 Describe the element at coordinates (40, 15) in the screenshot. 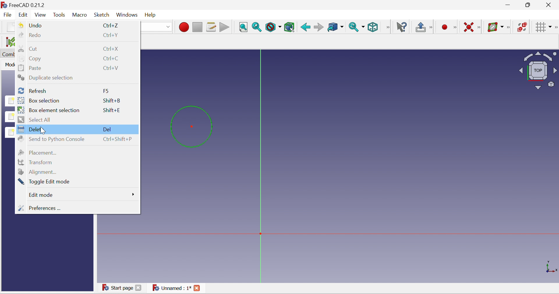

I see `View` at that location.